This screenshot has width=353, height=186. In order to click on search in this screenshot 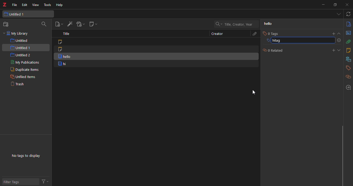, I will do `click(237, 24)`.